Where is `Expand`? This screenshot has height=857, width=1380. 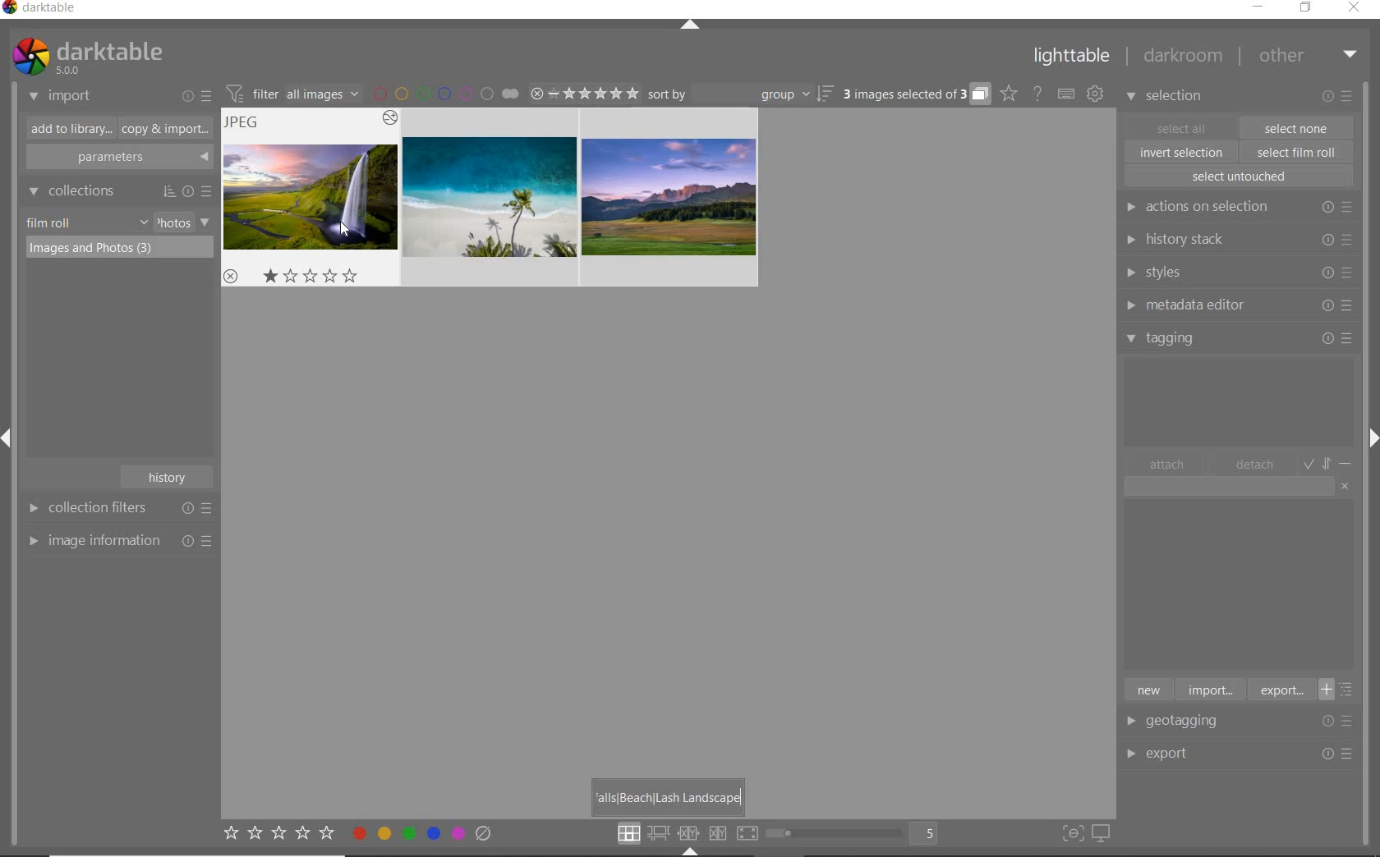
Expand is located at coordinates (1370, 434).